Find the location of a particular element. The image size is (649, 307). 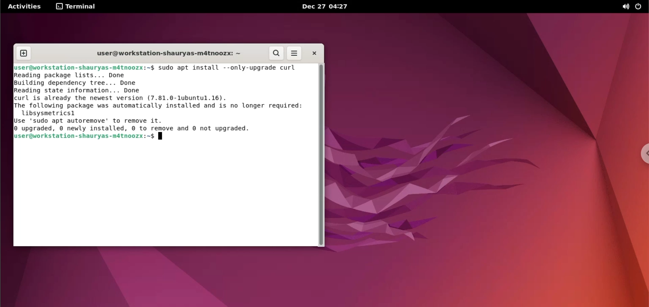

user@workstation-shauryas-m4tnoozx:-$ is located at coordinates (168, 54).